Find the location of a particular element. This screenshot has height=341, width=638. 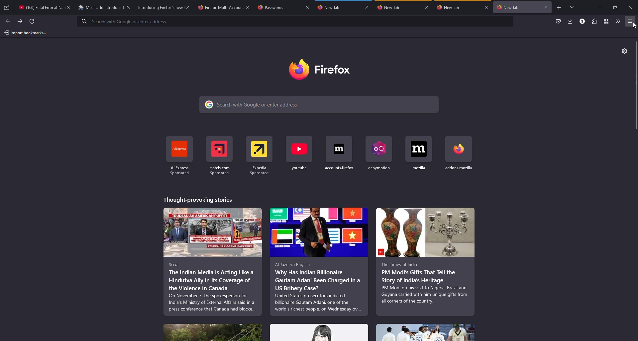

search is located at coordinates (128, 21).